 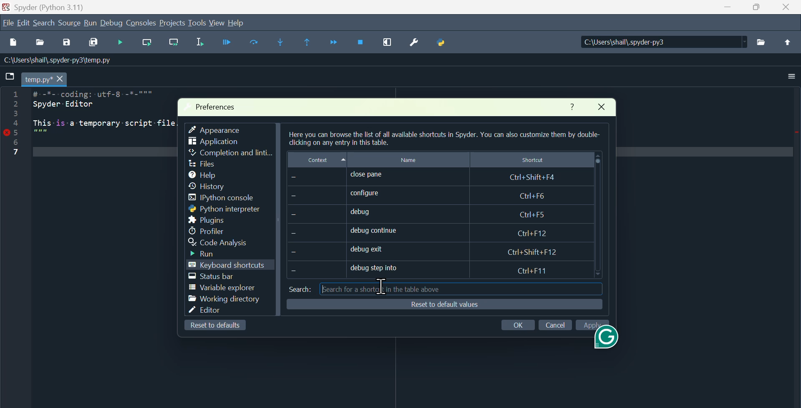 What do you see at coordinates (218, 142) in the screenshot?
I see `Application` at bounding box center [218, 142].